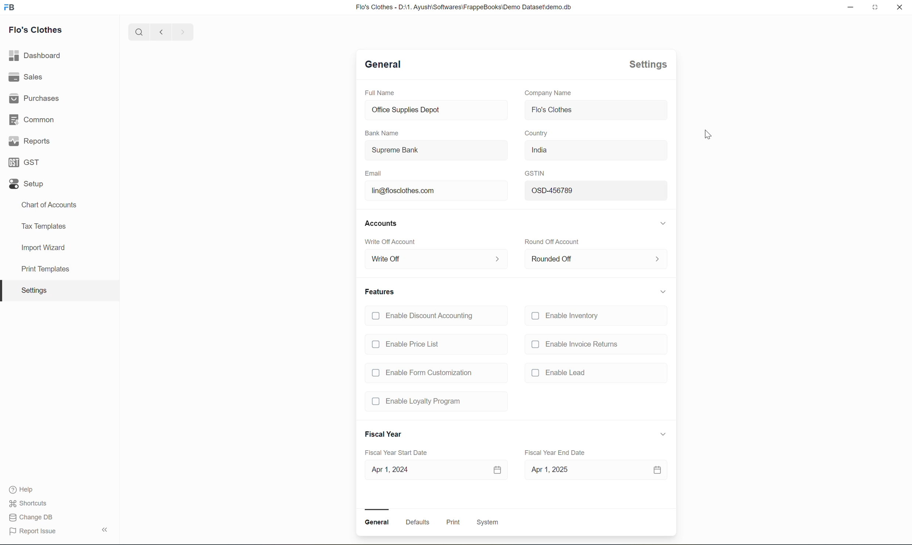 This screenshot has height=545, width=912. What do you see at coordinates (875, 6) in the screenshot?
I see `maximize` at bounding box center [875, 6].